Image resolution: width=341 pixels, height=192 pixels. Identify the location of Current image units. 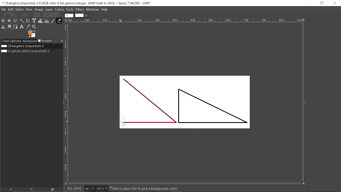
(90, 189).